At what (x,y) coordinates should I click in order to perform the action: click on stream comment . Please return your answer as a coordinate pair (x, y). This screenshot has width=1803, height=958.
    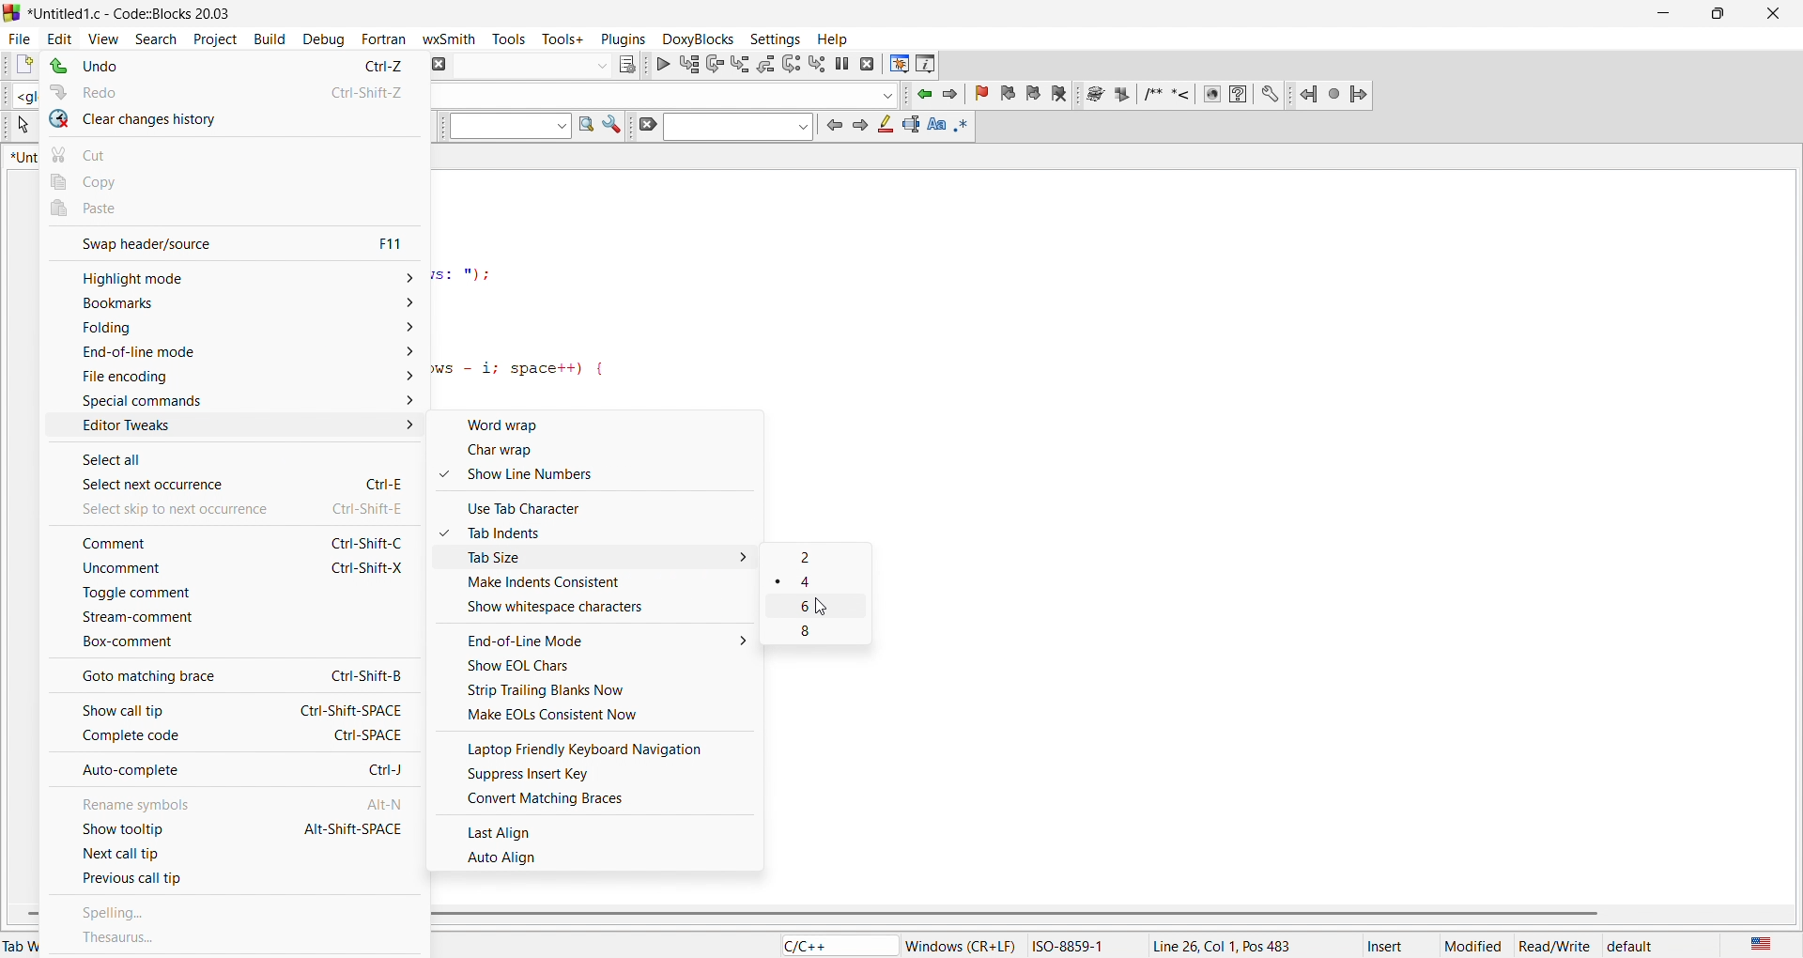
    Looking at the image, I should click on (228, 622).